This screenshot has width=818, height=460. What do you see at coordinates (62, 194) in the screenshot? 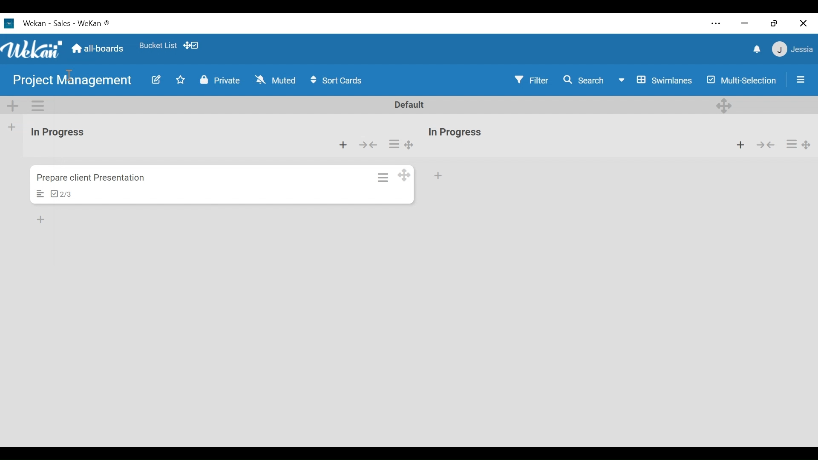
I see `Checklist` at bounding box center [62, 194].